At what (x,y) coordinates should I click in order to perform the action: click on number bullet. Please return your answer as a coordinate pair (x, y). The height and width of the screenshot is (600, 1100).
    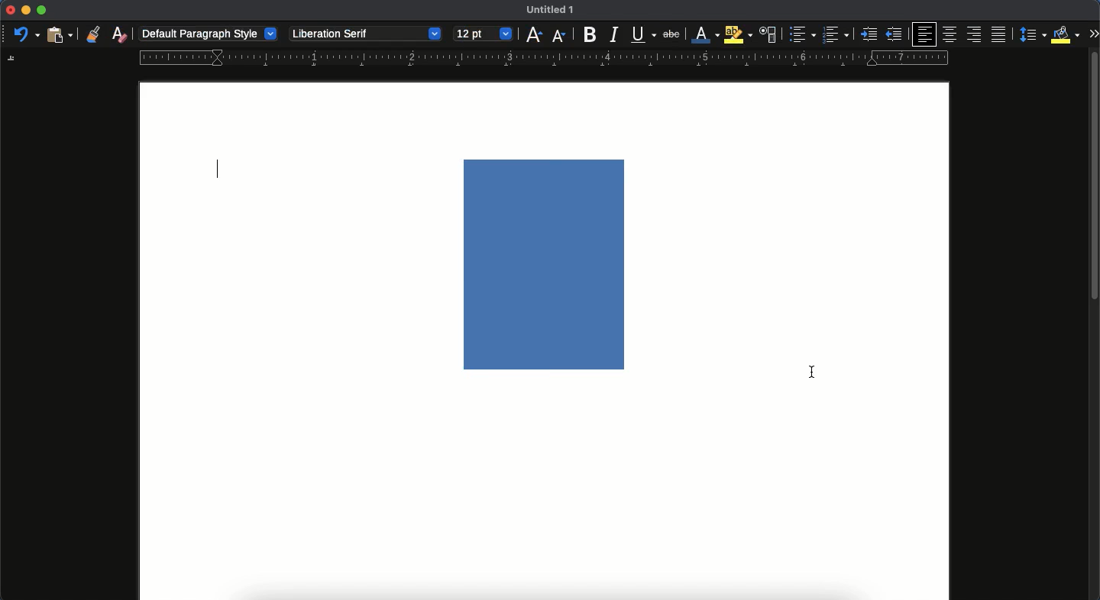
    Looking at the image, I should click on (835, 35).